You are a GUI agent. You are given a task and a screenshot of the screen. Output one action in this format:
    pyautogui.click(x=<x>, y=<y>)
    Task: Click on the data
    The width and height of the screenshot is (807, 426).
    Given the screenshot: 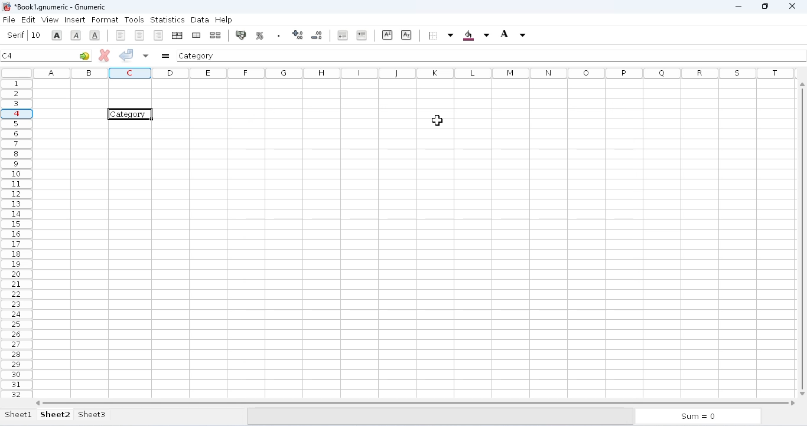 What is the action you would take?
    pyautogui.click(x=200, y=19)
    